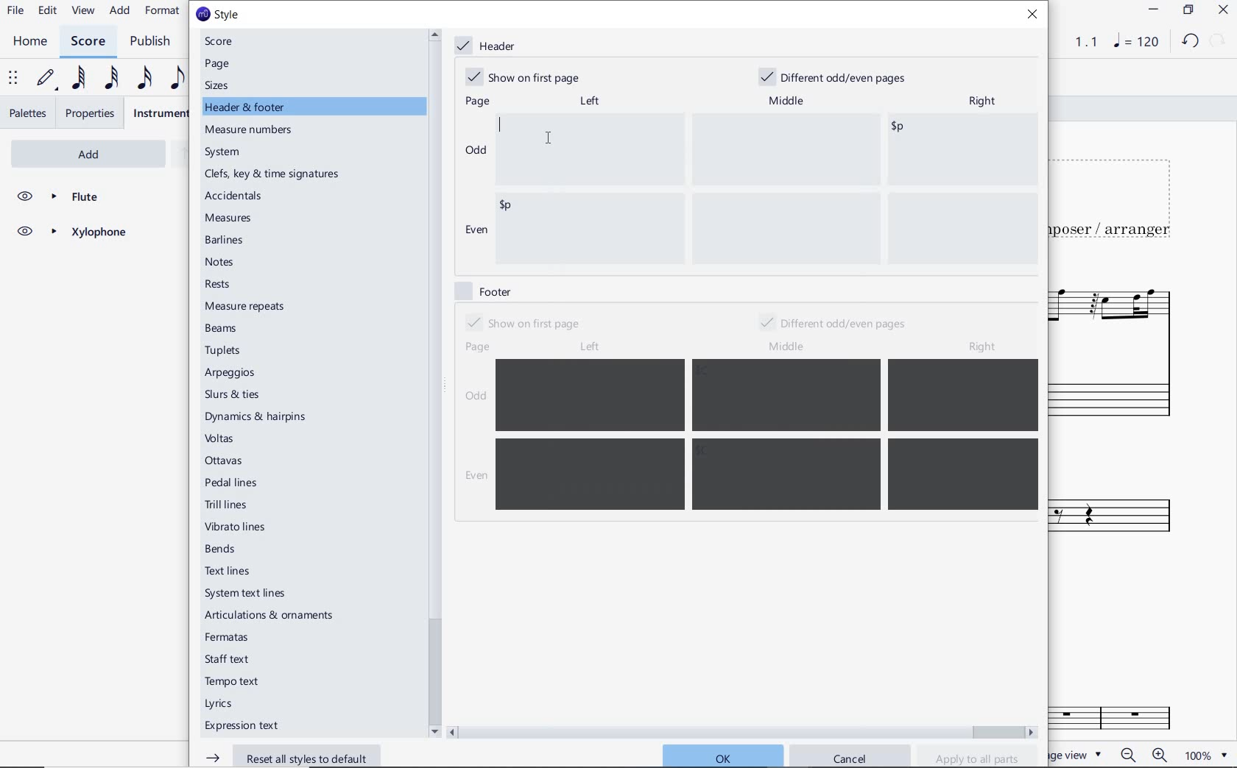  What do you see at coordinates (1080, 754) in the screenshot?
I see `PAGE VIEW` at bounding box center [1080, 754].